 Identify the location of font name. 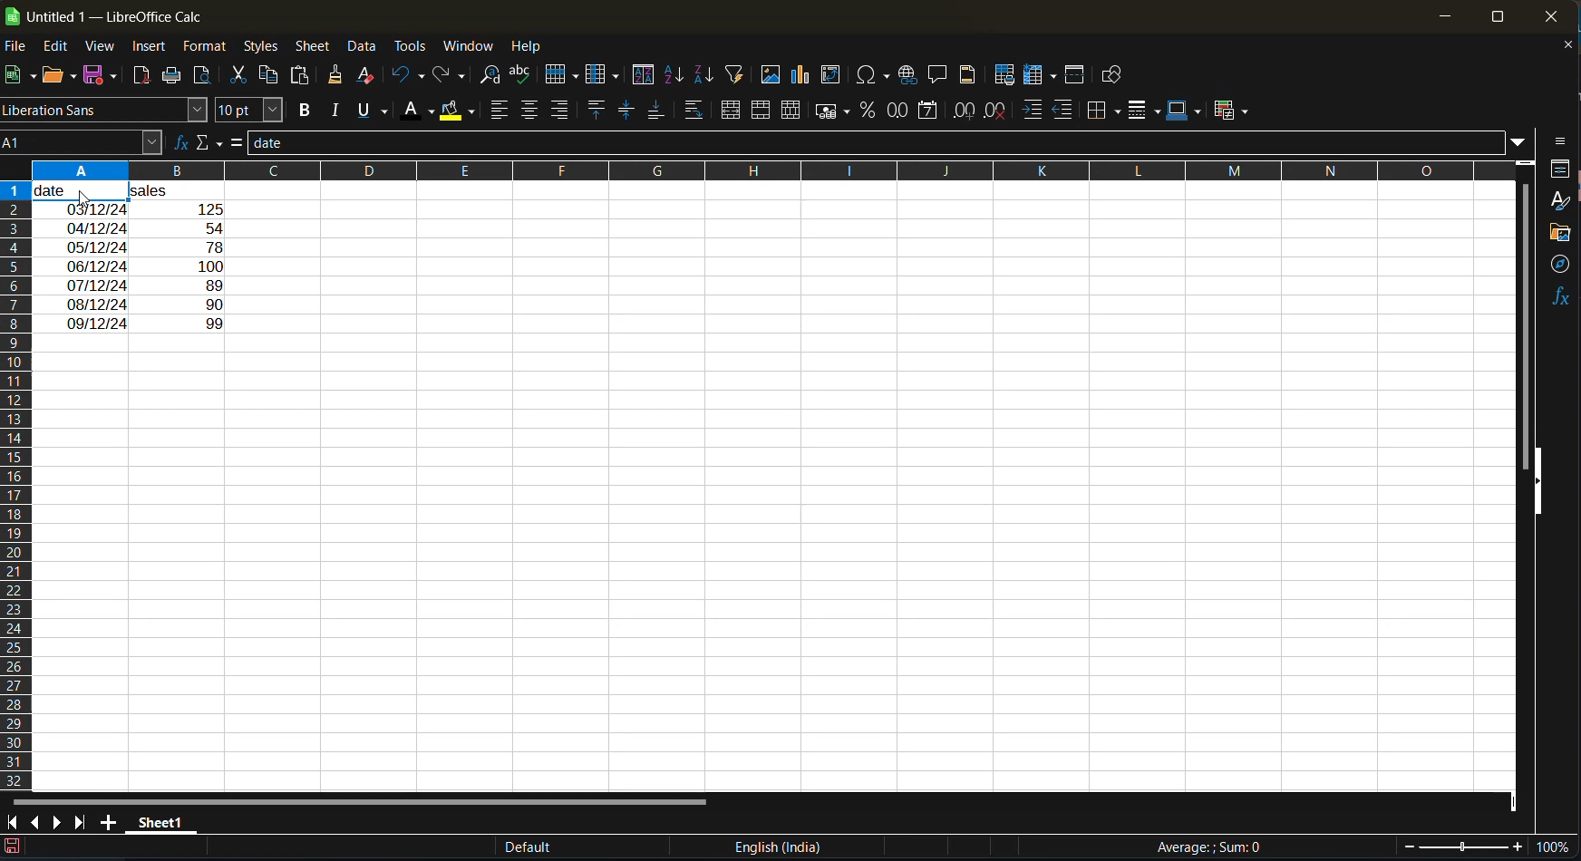
(107, 109).